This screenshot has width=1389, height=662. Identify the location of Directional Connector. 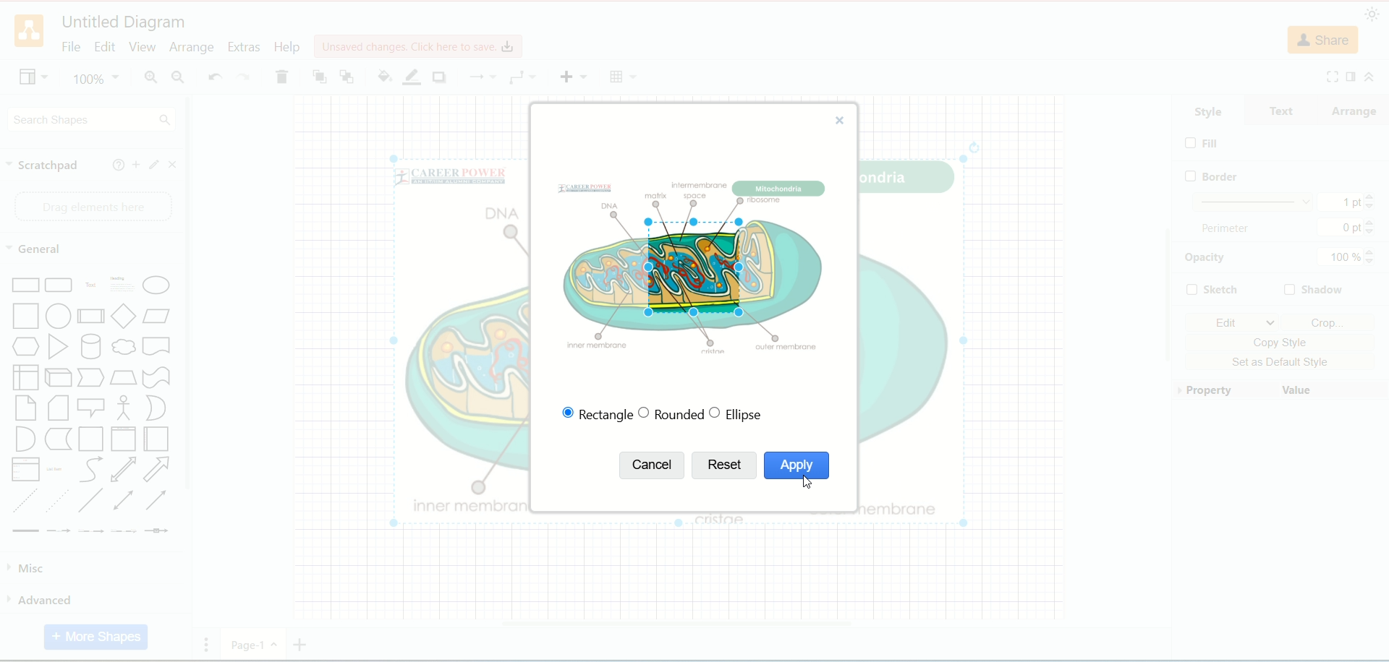
(159, 503).